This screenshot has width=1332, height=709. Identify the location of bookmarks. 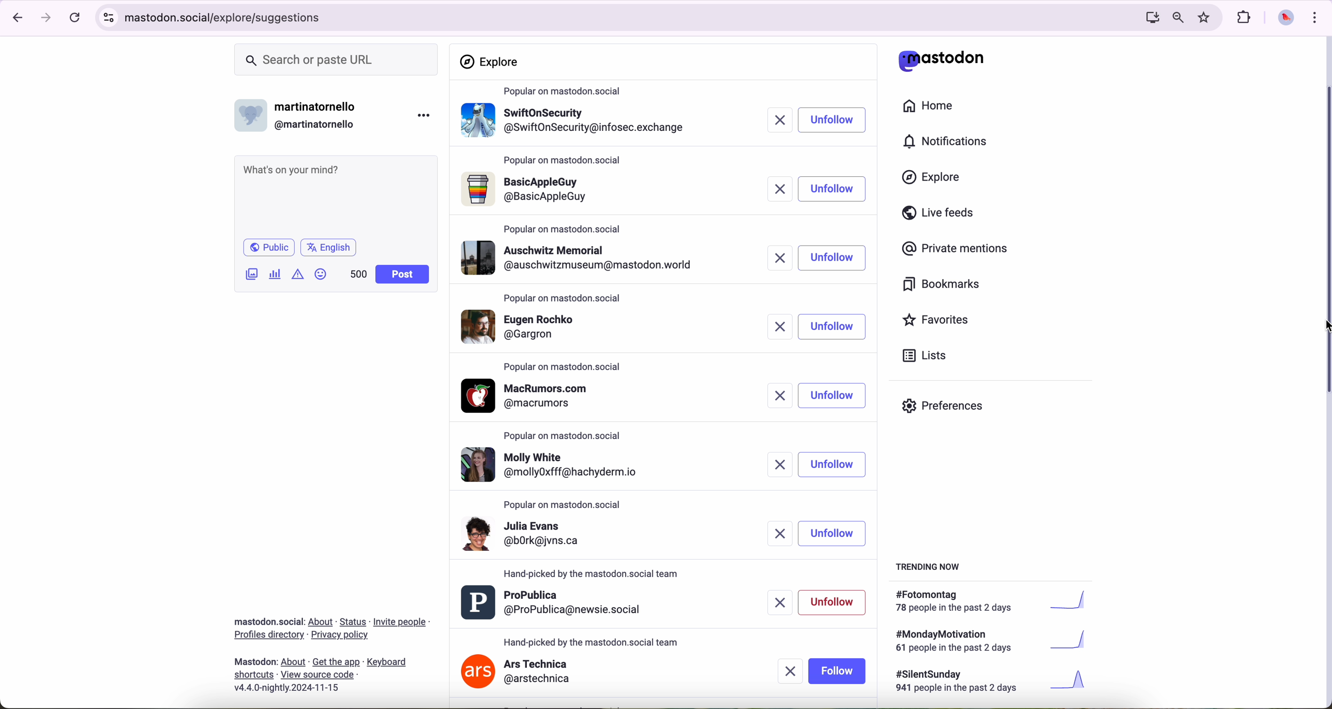
(942, 286).